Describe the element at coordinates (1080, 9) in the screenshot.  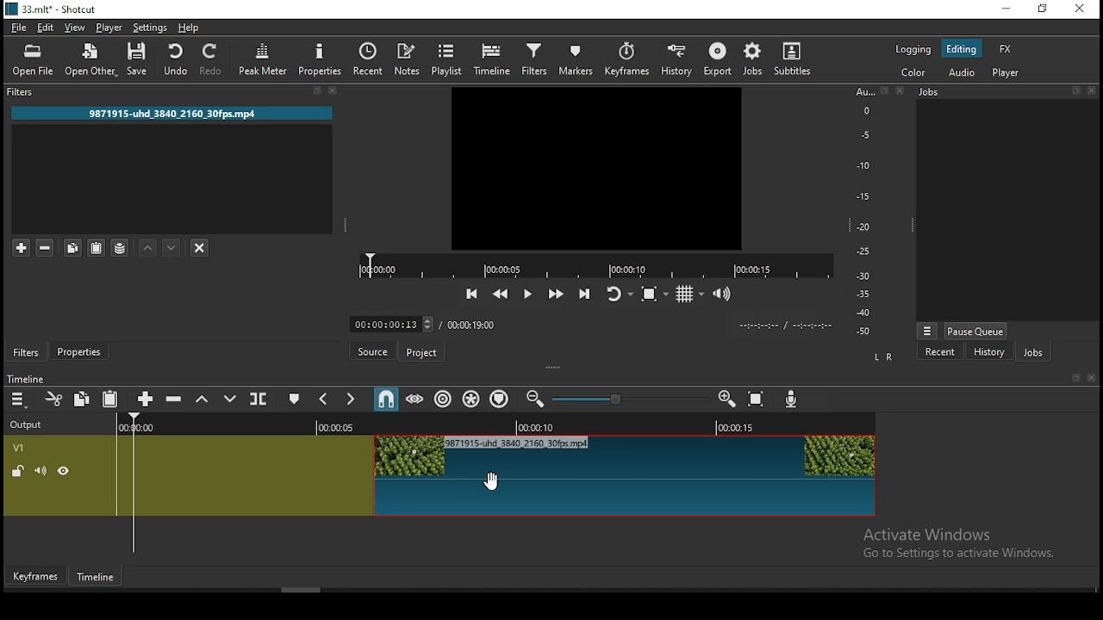
I see `close window` at that location.